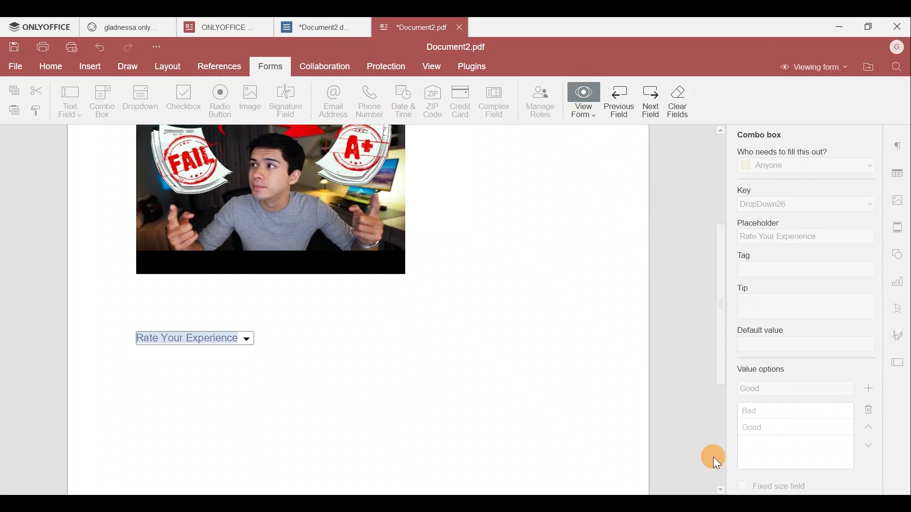  What do you see at coordinates (652, 103) in the screenshot?
I see `Next
Field` at bounding box center [652, 103].